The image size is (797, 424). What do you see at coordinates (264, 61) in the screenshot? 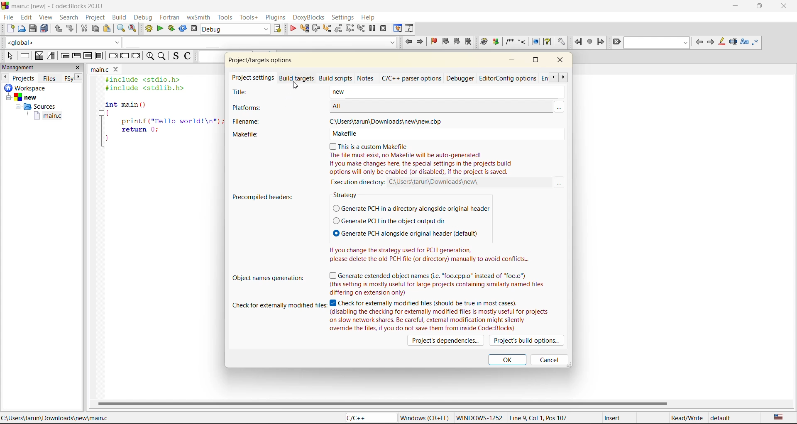
I see `project/target  options` at bounding box center [264, 61].